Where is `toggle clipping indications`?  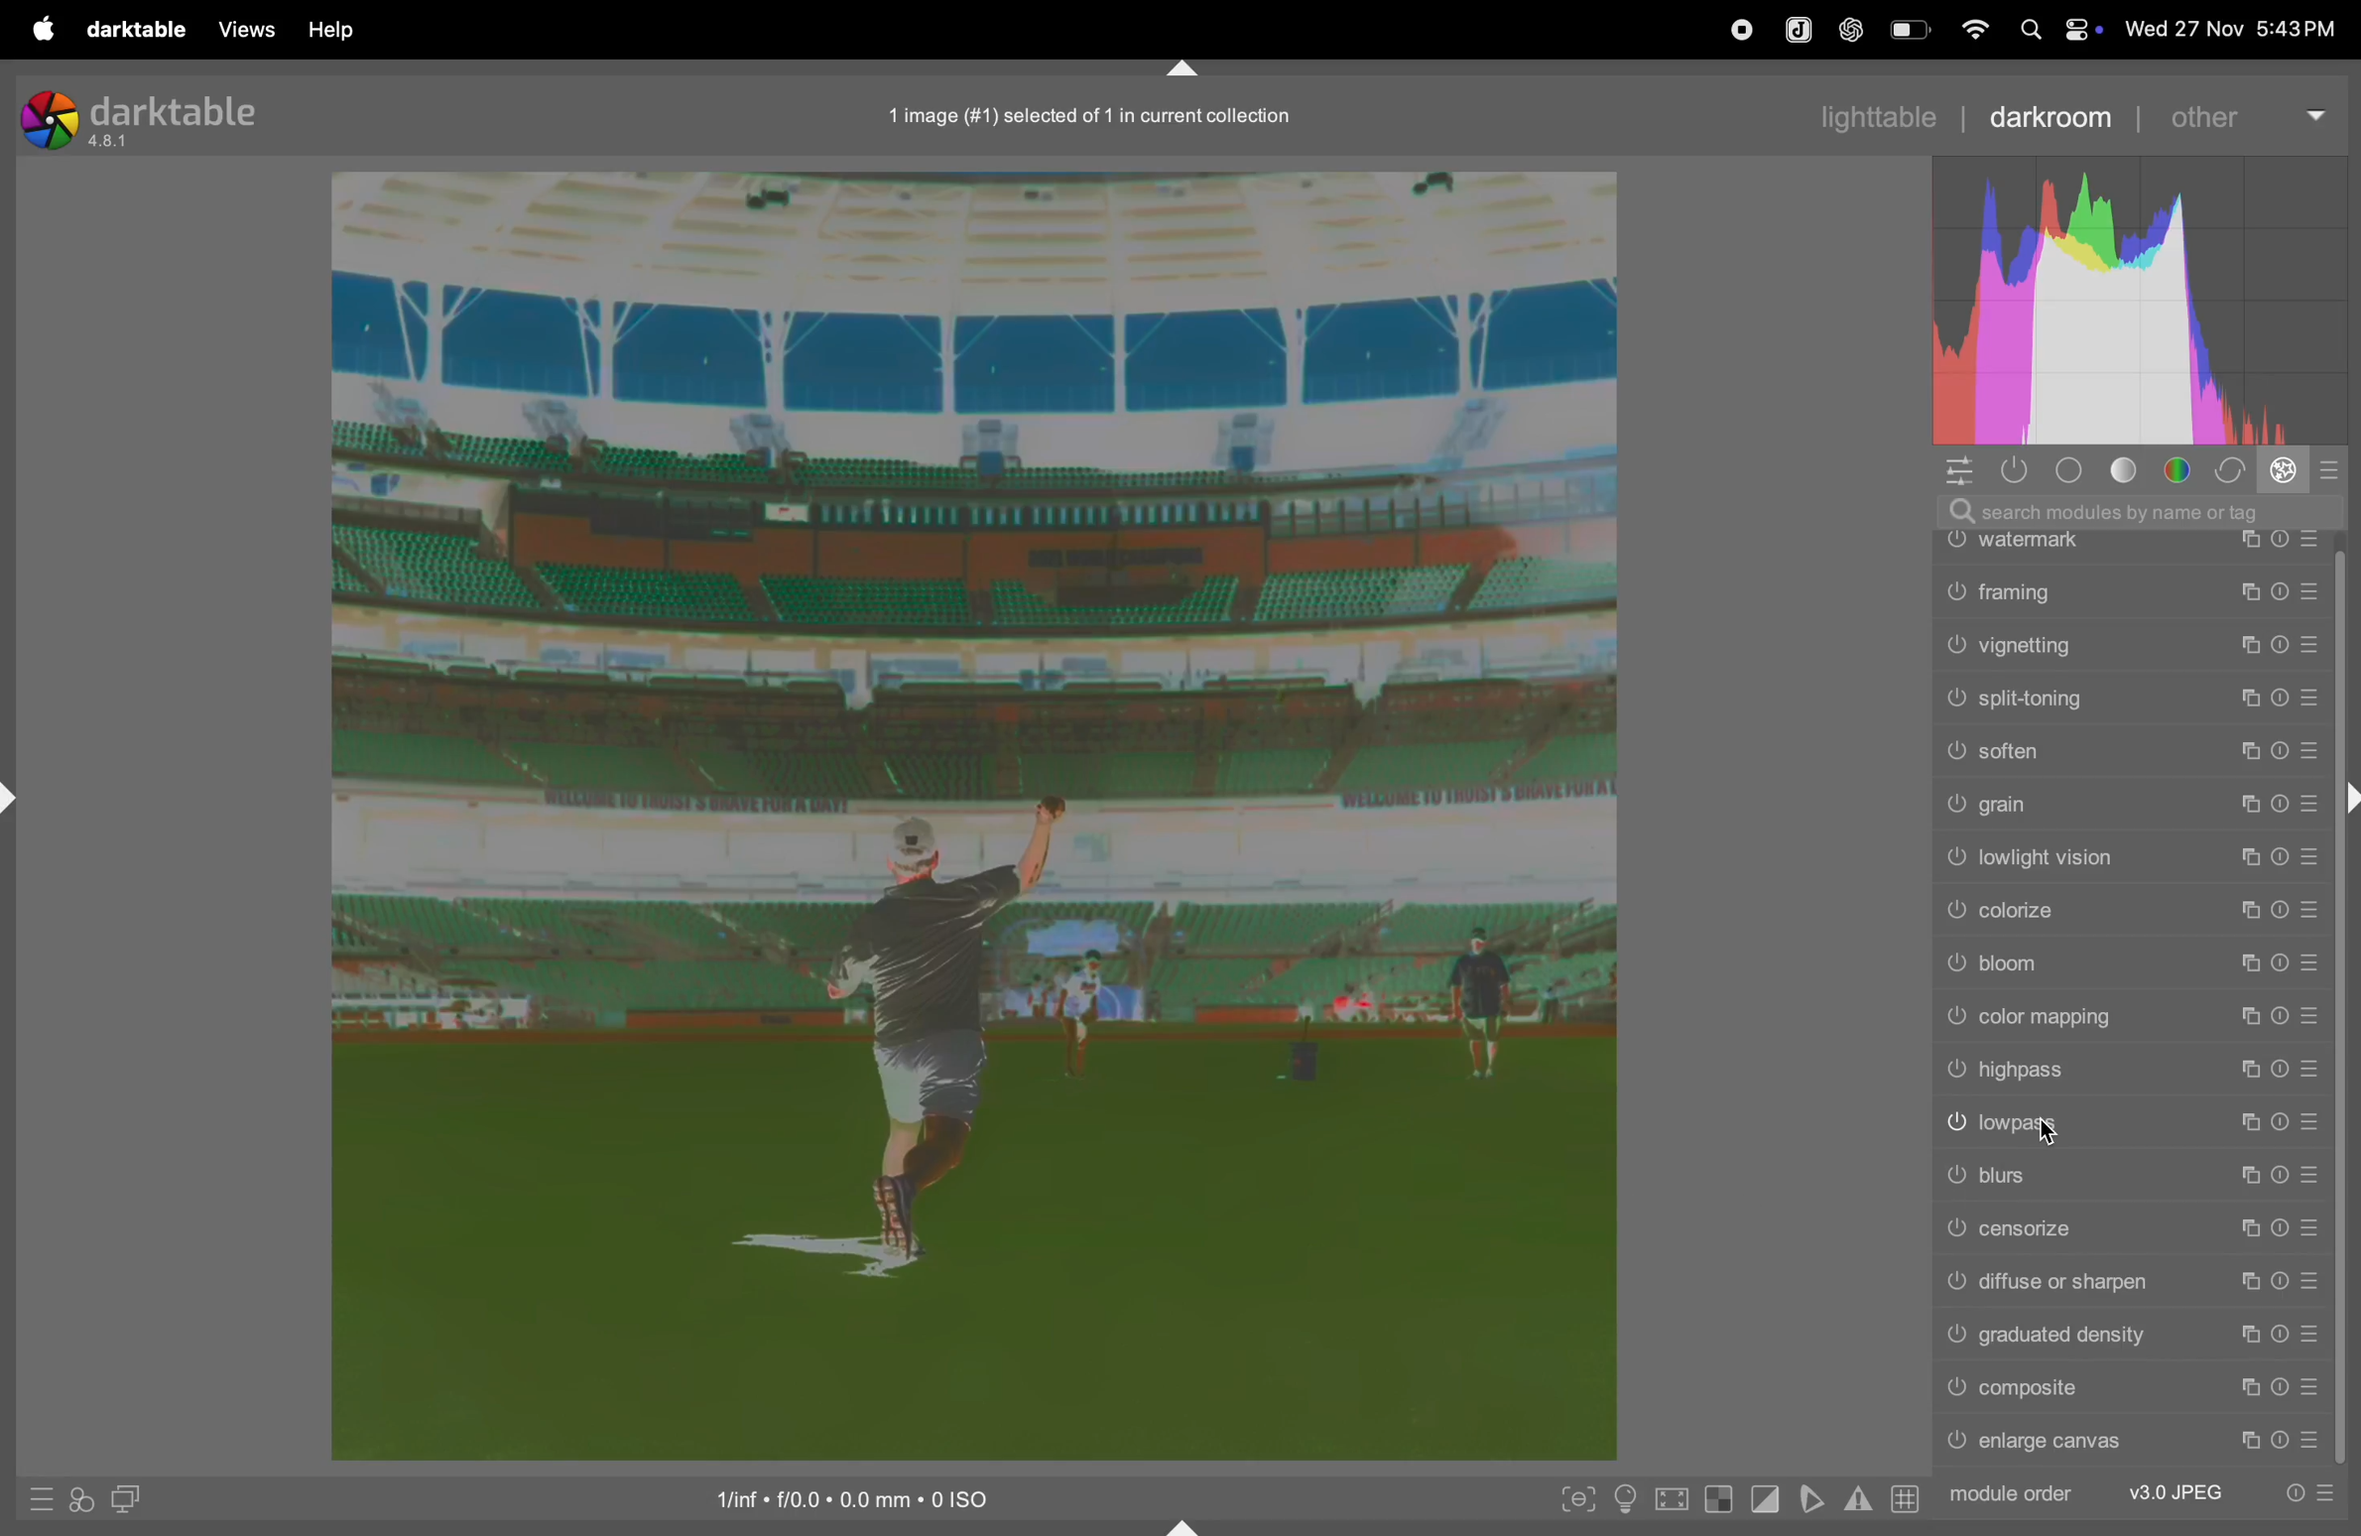
toggle clipping indications is located at coordinates (1767, 1498).